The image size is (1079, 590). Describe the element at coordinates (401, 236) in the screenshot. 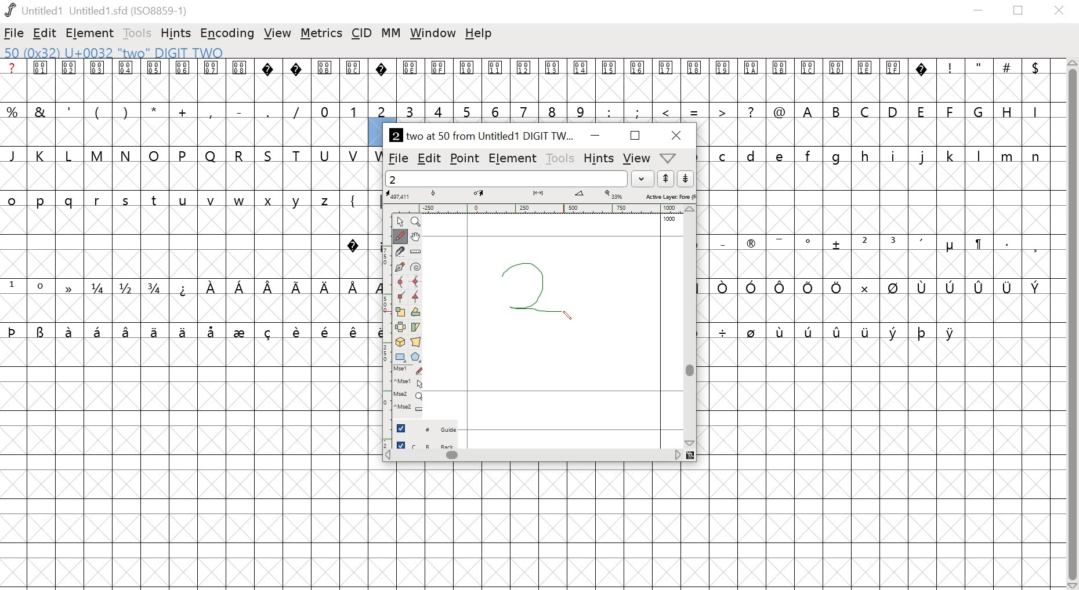

I see `freehand tool` at that location.